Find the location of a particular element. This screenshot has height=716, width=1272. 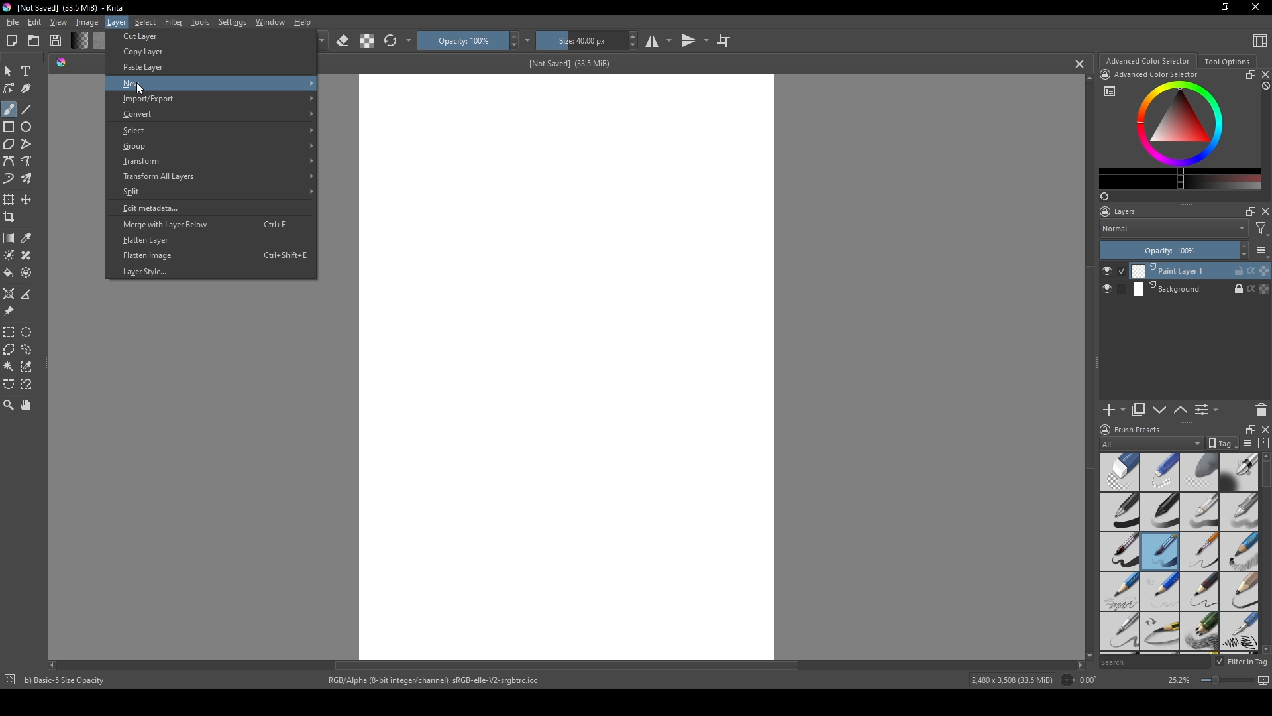

edit shapes is located at coordinates (10, 89).